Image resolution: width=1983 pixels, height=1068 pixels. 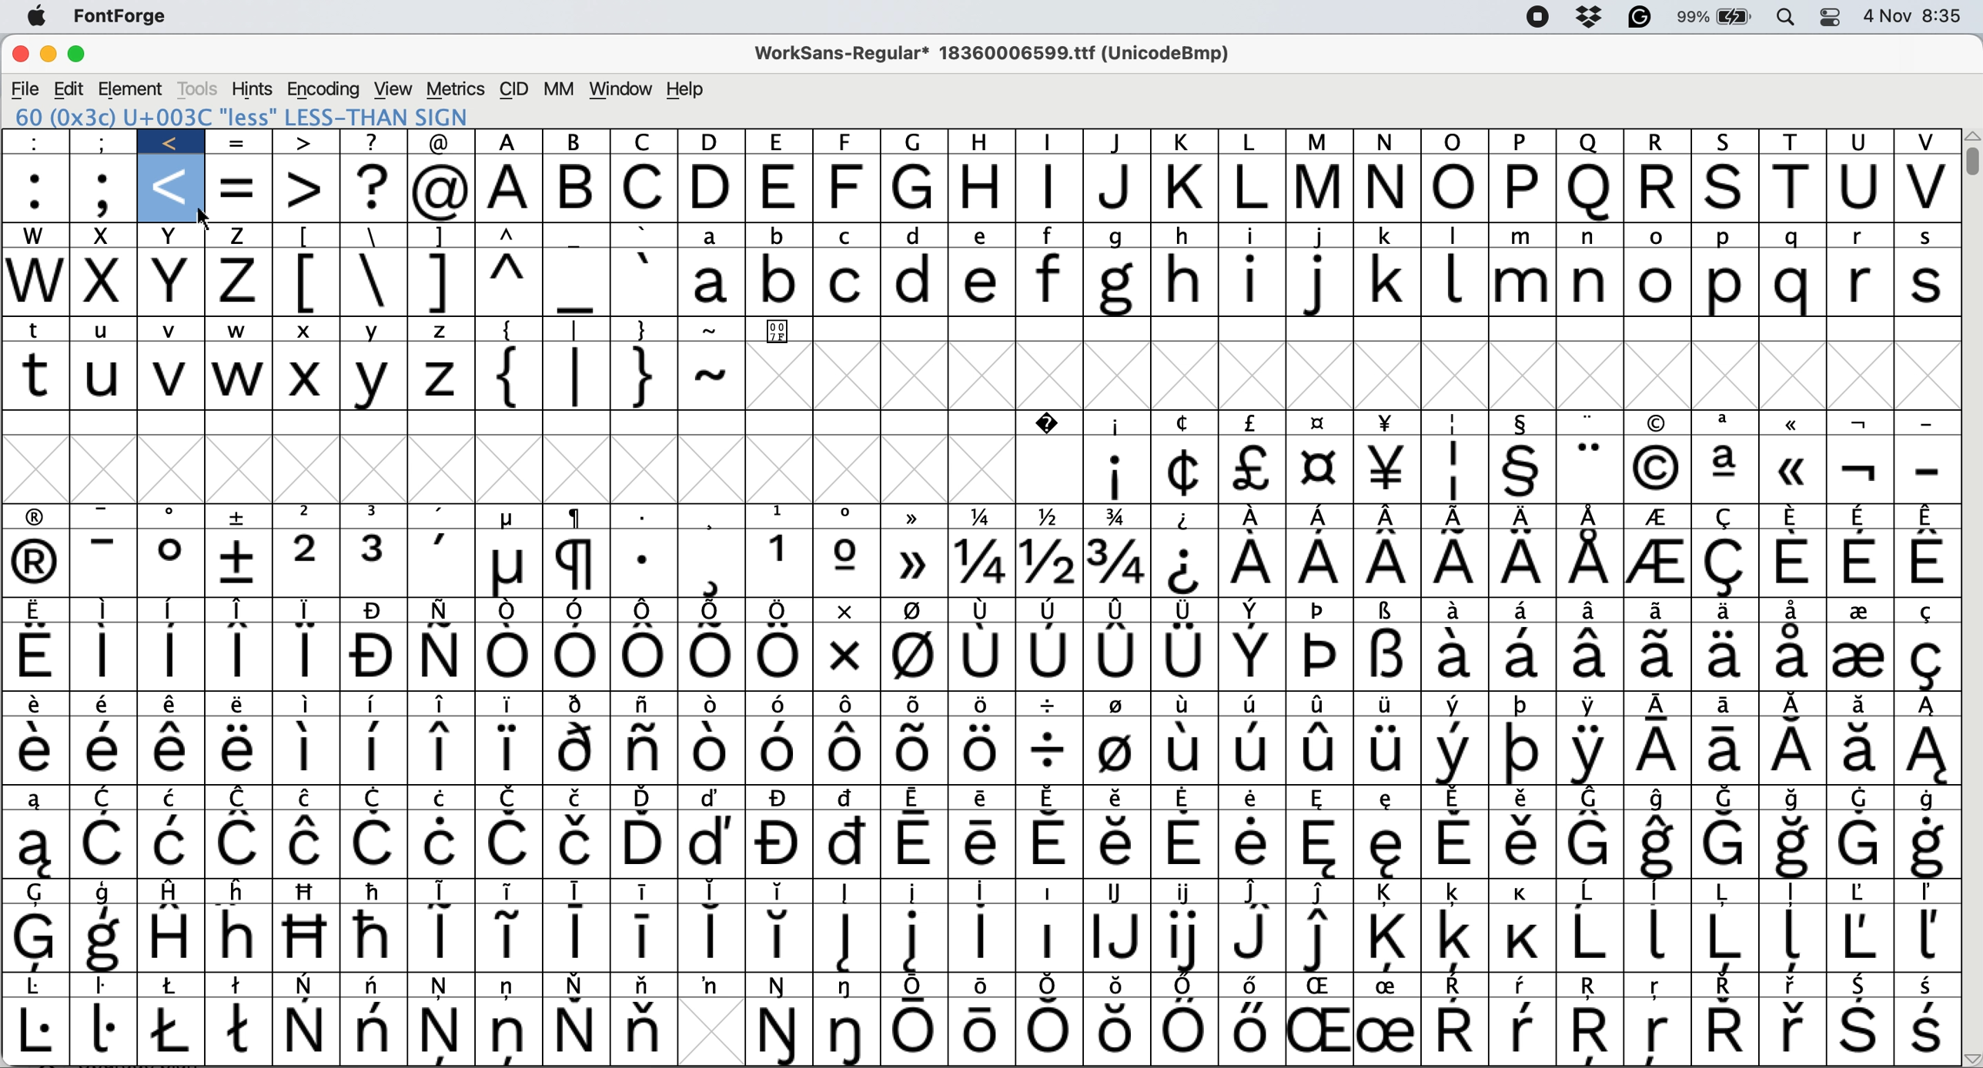 I want to click on symbol, so click(x=1184, y=799).